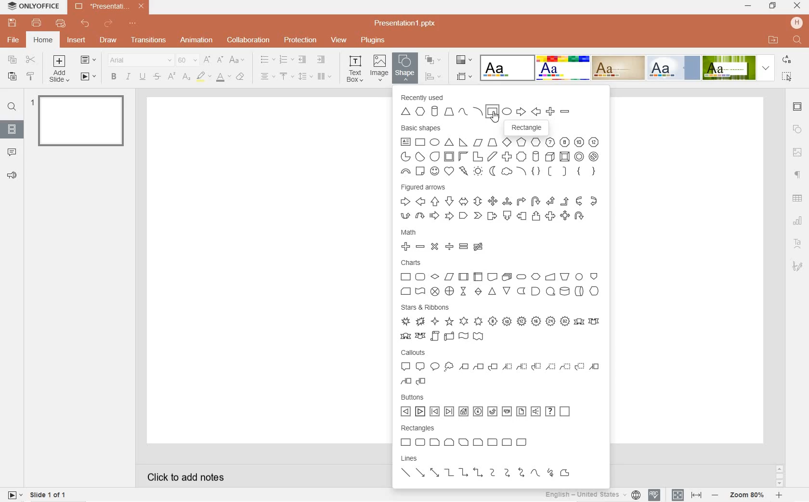 This screenshot has height=502, width=809. What do you see at coordinates (521, 473) in the screenshot?
I see `Curved double arrow connector` at bounding box center [521, 473].